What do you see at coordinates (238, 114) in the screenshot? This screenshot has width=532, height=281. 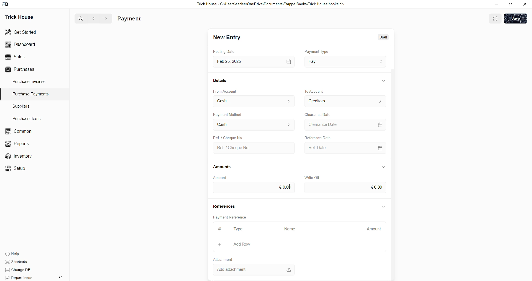 I see `Payment Method` at bounding box center [238, 114].